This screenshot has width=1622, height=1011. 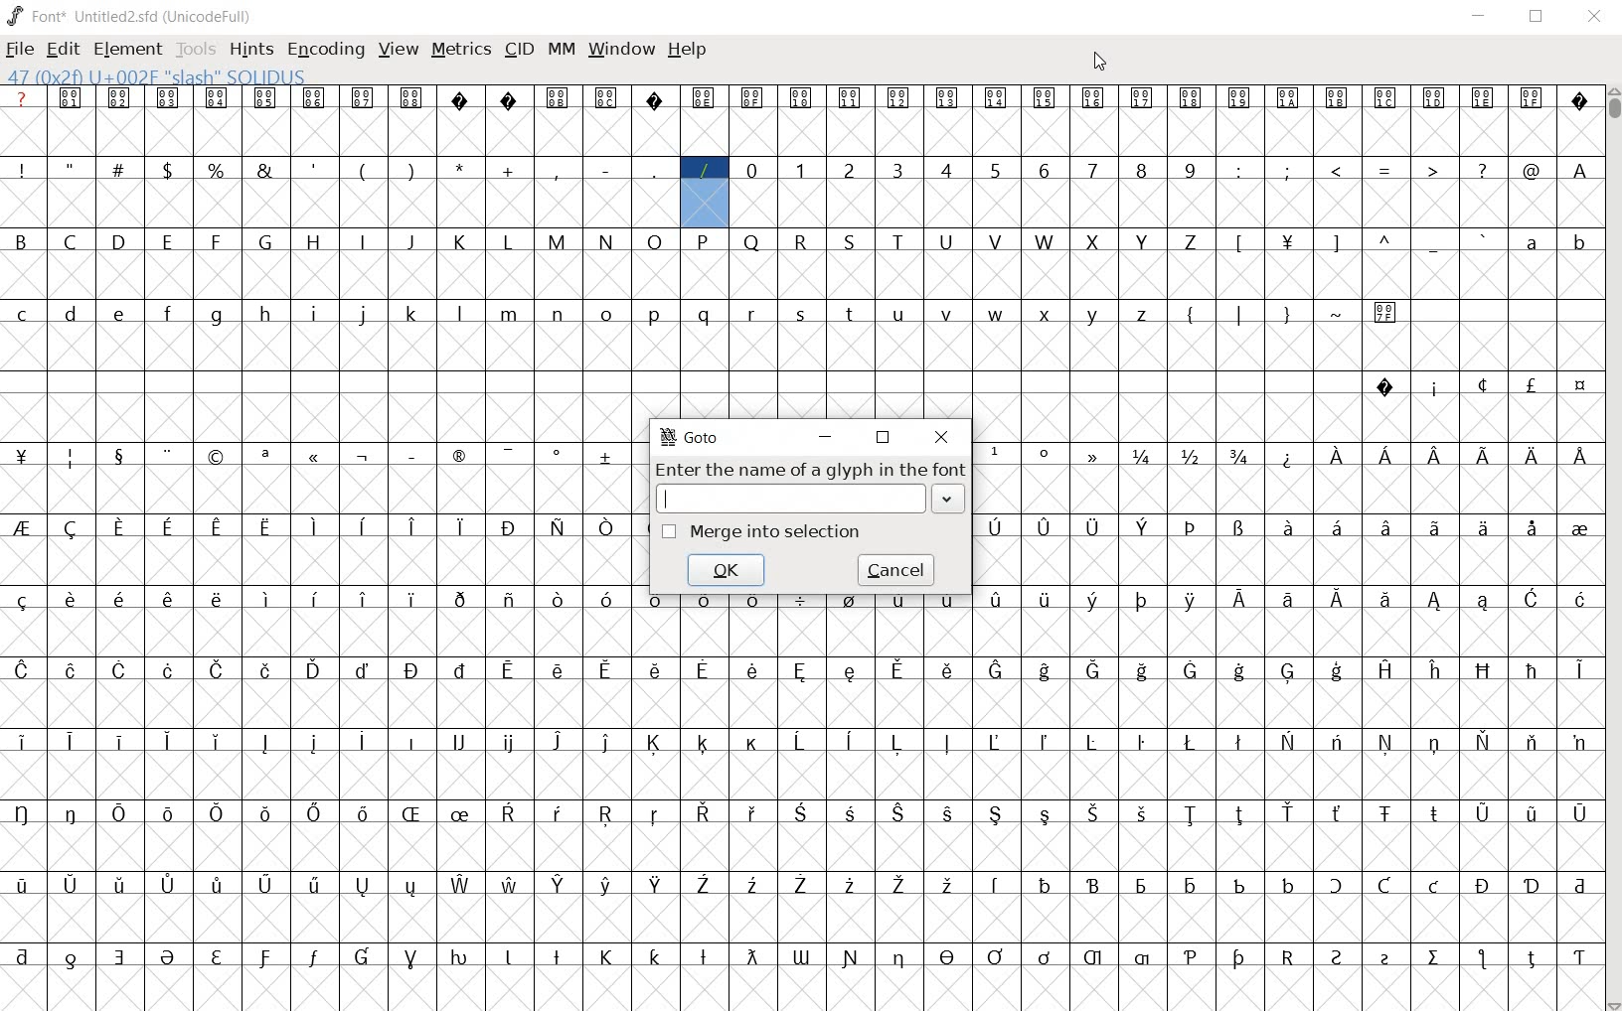 I want to click on glyph, so click(x=509, y=601).